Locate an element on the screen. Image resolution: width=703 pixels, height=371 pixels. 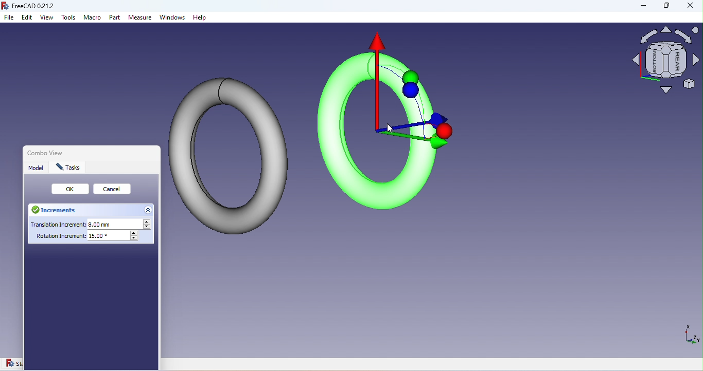
Translation increment is located at coordinates (84, 224).